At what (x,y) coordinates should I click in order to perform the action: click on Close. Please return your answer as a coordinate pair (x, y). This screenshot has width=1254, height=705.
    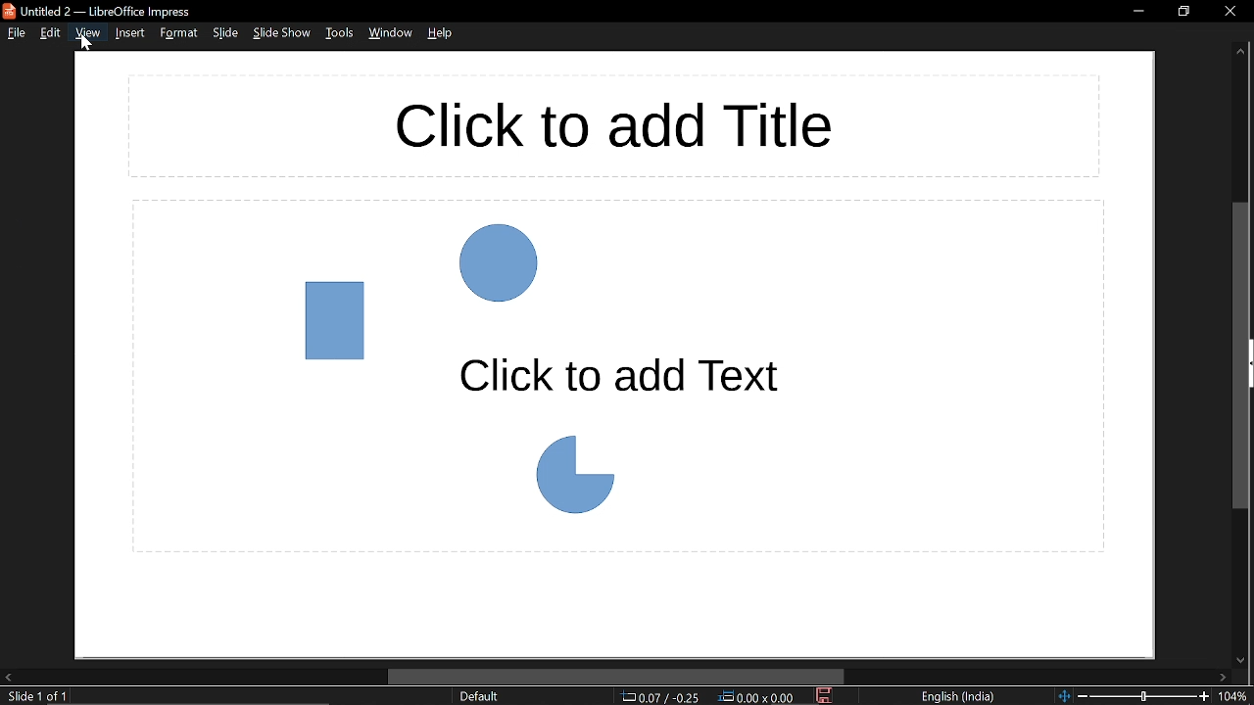
    Looking at the image, I should click on (1229, 11).